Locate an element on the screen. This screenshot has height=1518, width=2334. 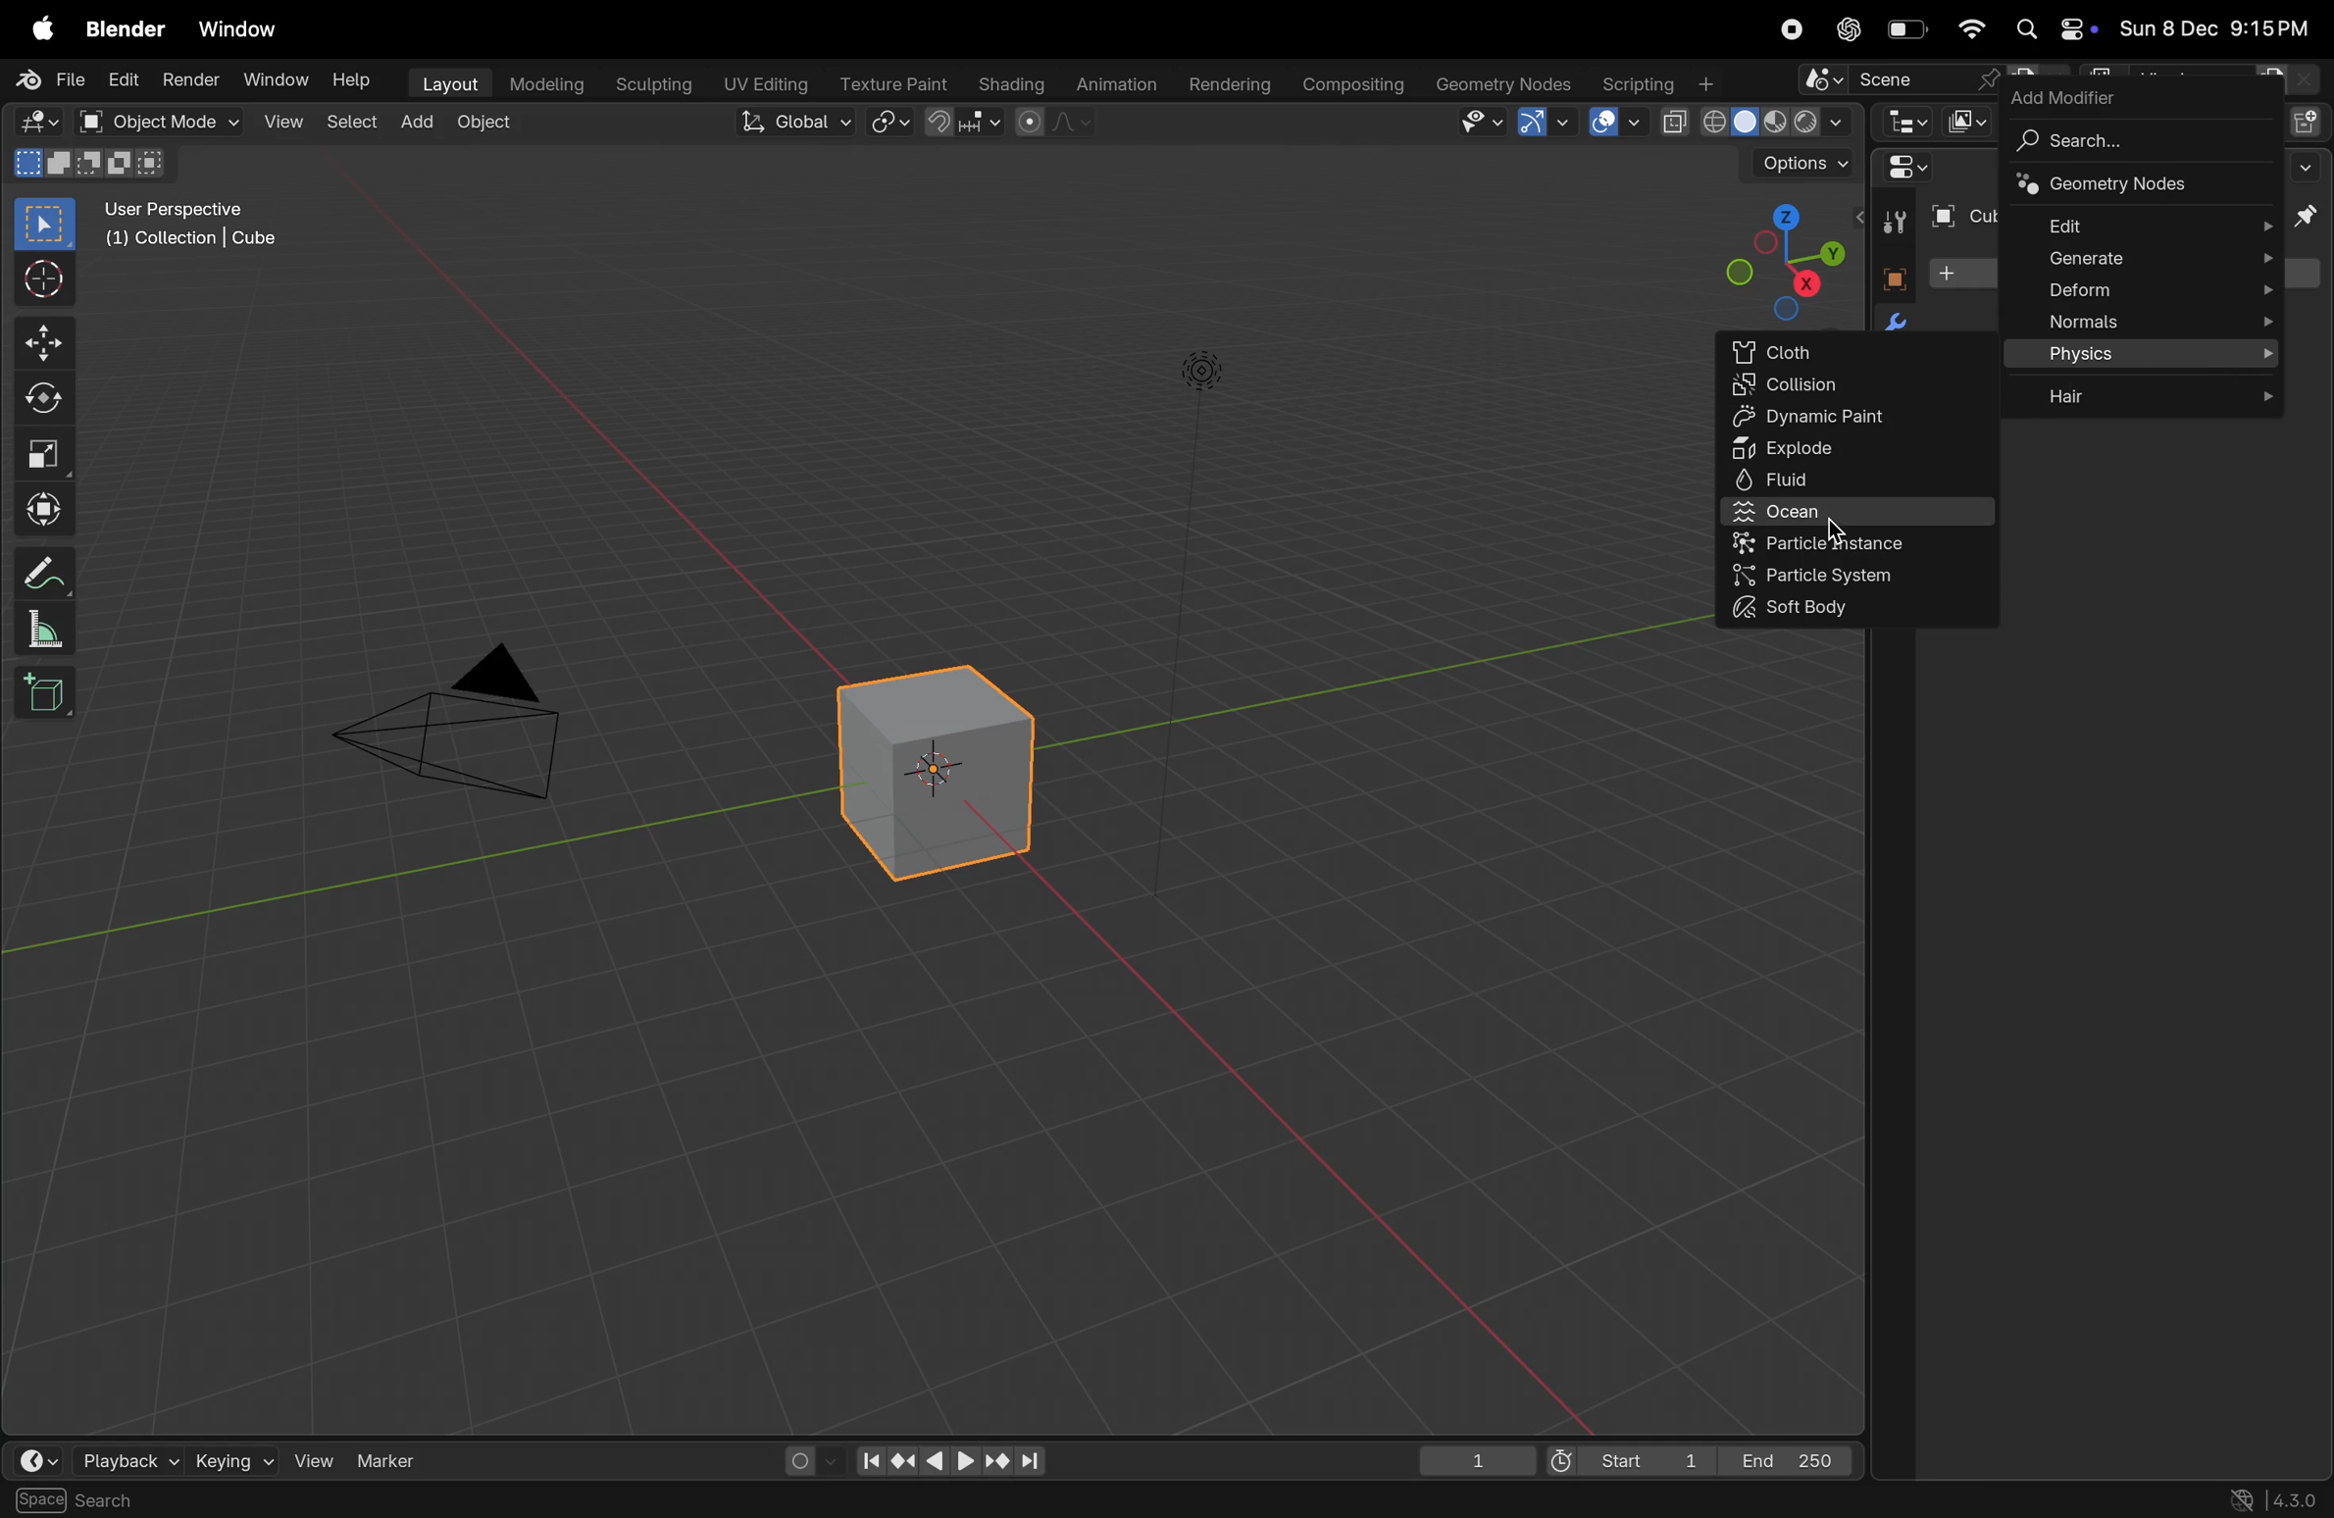
animations is located at coordinates (1113, 85).